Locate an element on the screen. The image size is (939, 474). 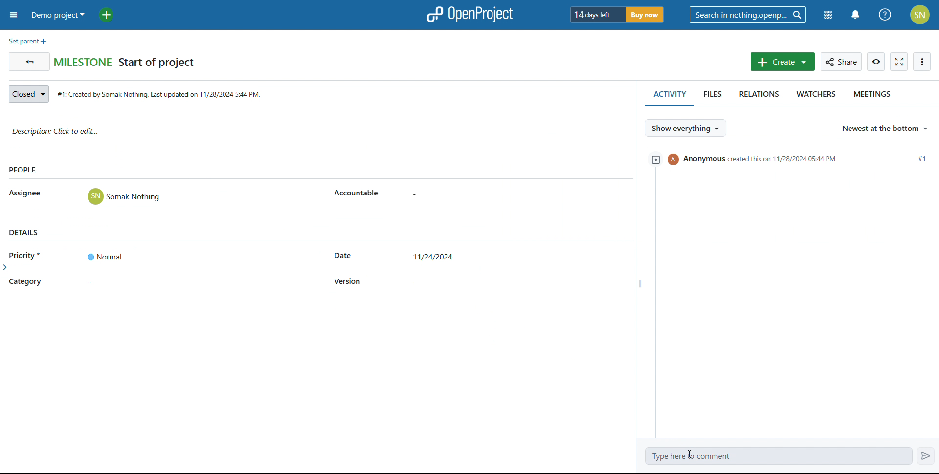
modules is located at coordinates (827, 16).